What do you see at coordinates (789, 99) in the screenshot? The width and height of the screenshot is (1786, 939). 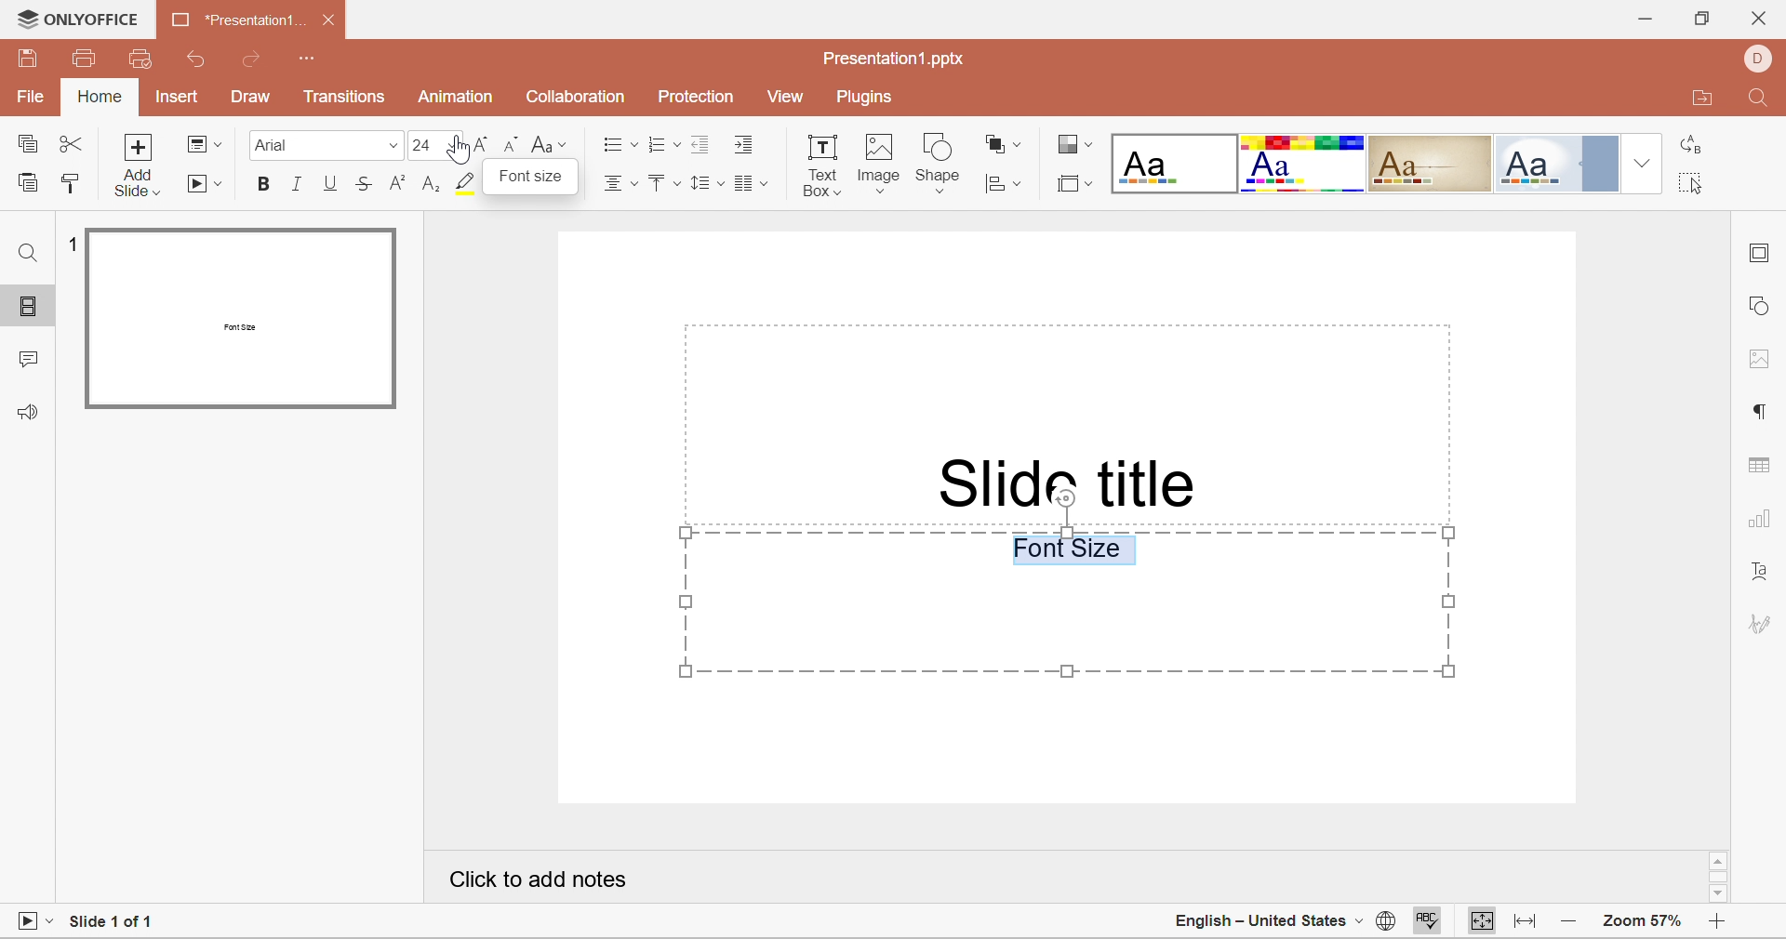 I see `View` at bounding box center [789, 99].